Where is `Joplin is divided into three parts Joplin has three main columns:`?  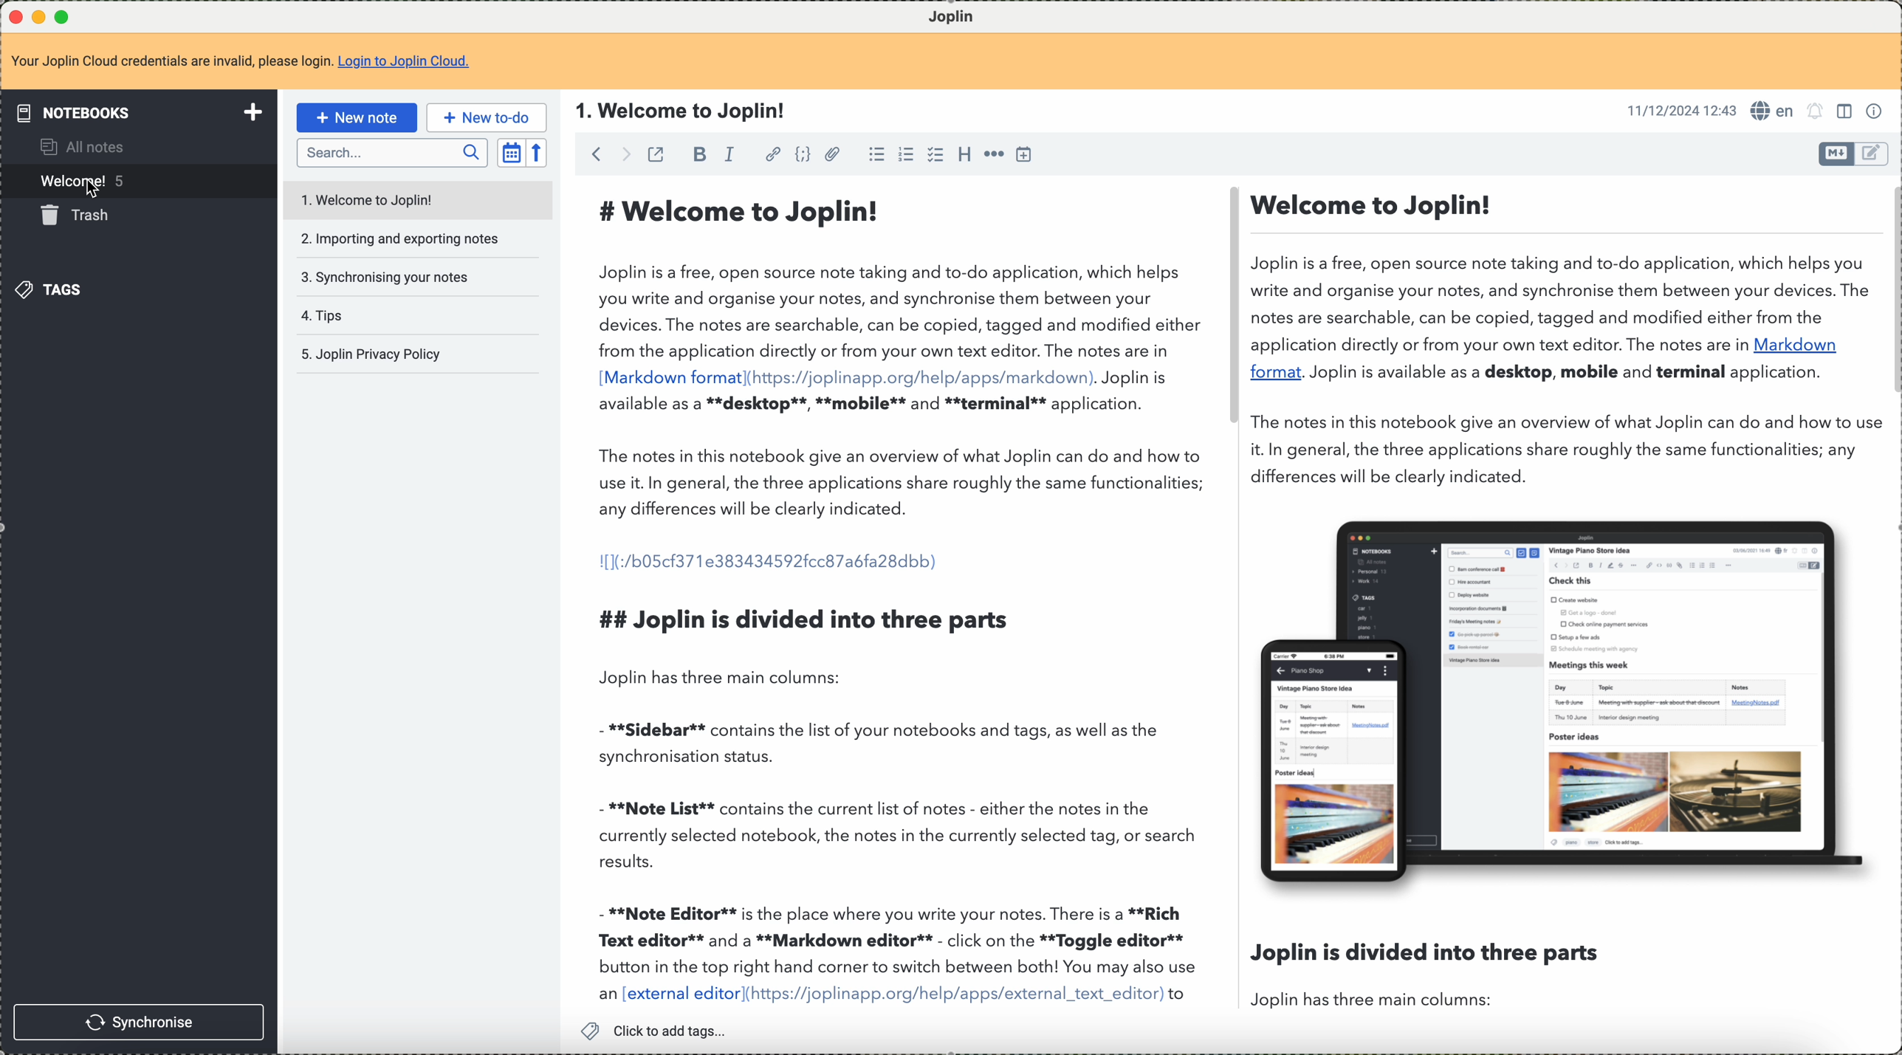
Joplin is divided into three parts Joplin has three main columns: is located at coordinates (1425, 974).